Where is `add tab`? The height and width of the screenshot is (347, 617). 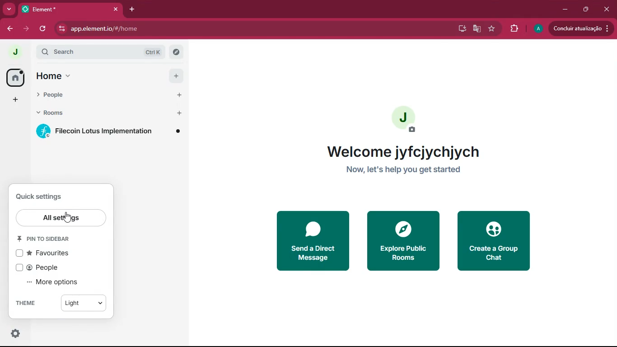 add tab is located at coordinates (132, 10).